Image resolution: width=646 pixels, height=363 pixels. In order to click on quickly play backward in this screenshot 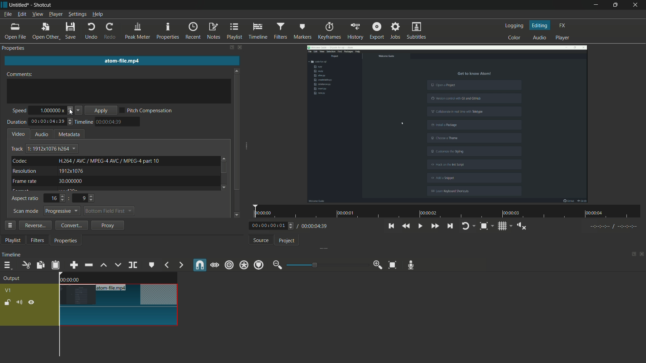, I will do `click(406, 226)`.